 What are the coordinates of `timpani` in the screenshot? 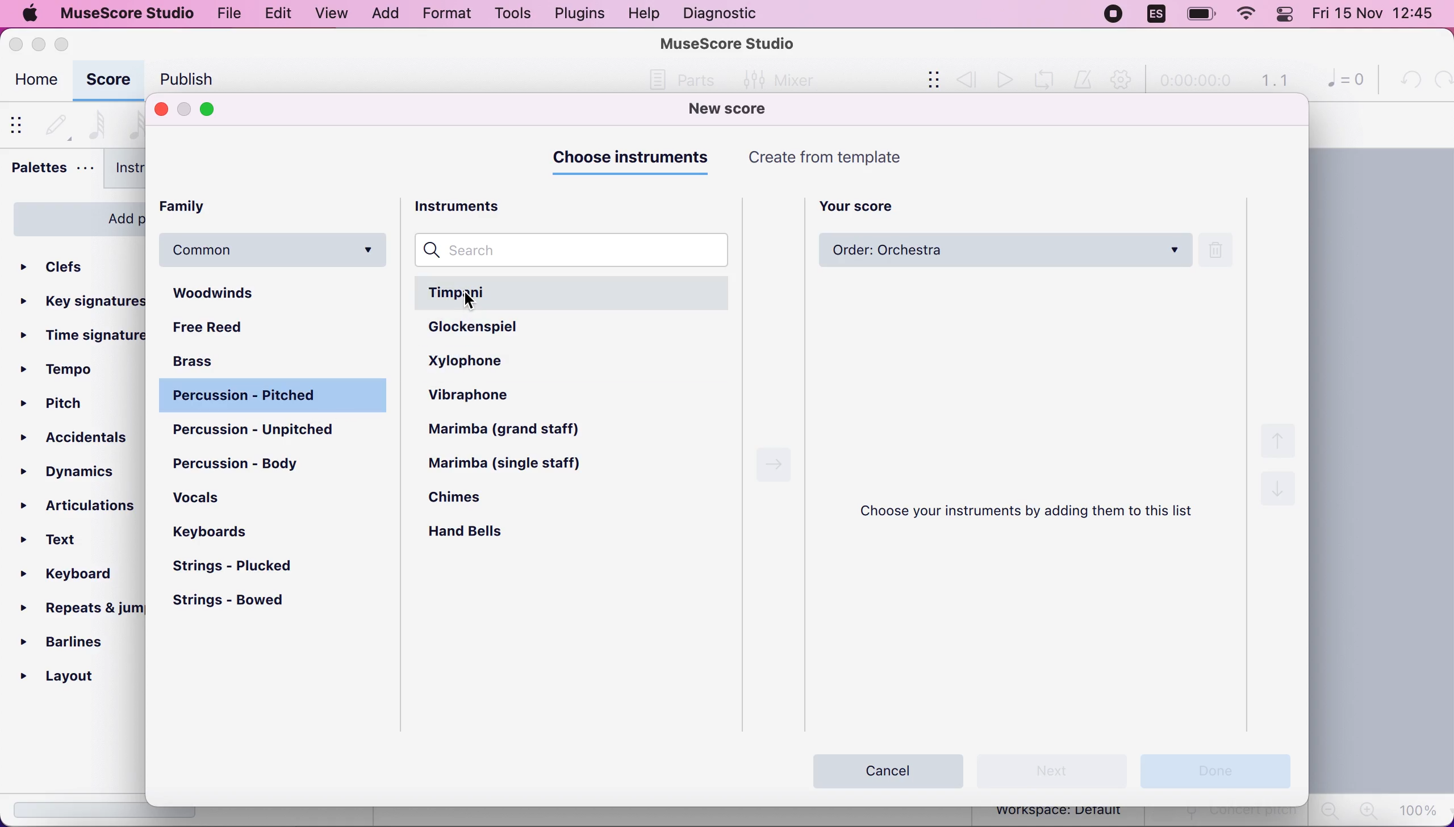 It's located at (575, 292).